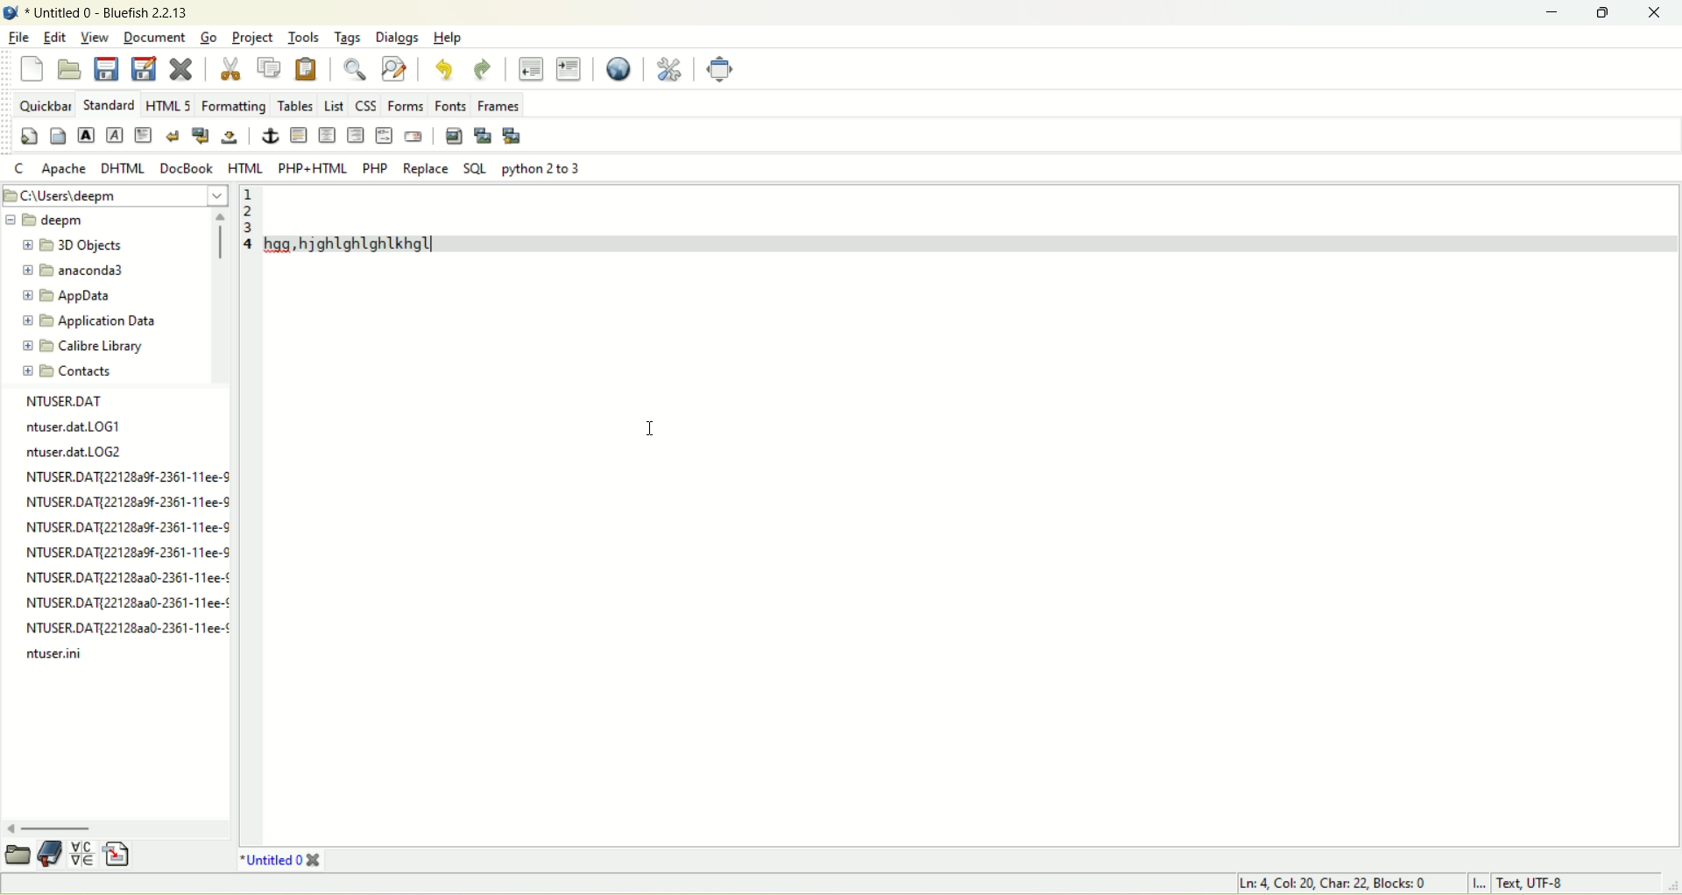 The width and height of the screenshot is (1682, 895). I want to click on preferences, so click(671, 68).